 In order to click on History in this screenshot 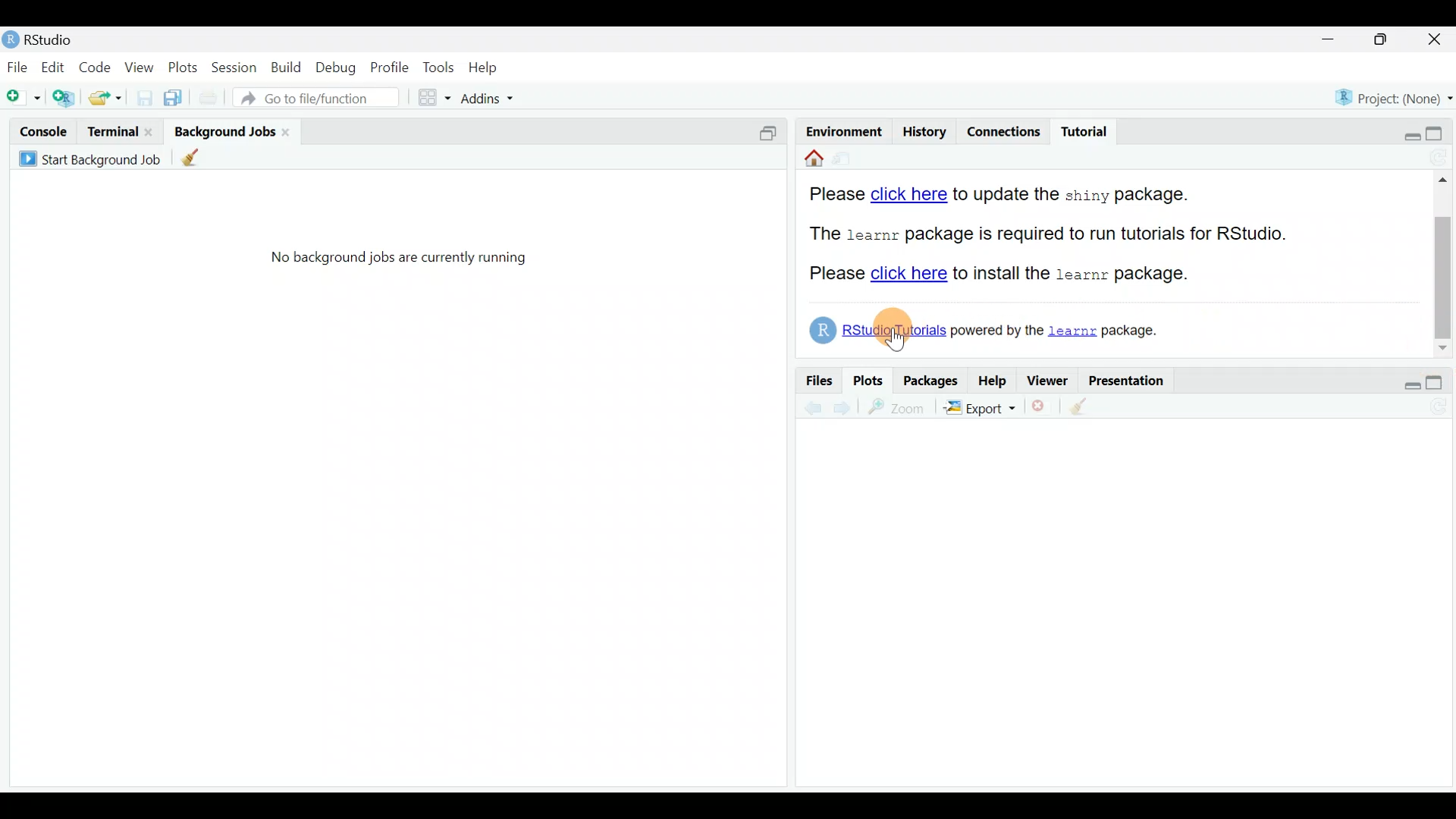, I will do `click(923, 130)`.